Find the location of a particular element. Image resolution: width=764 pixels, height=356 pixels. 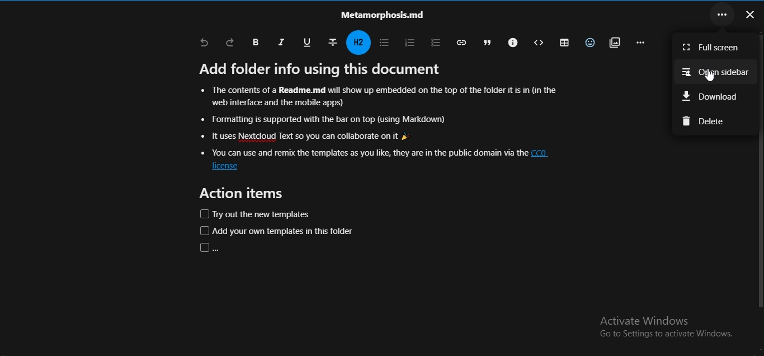

to do list is located at coordinates (434, 41).